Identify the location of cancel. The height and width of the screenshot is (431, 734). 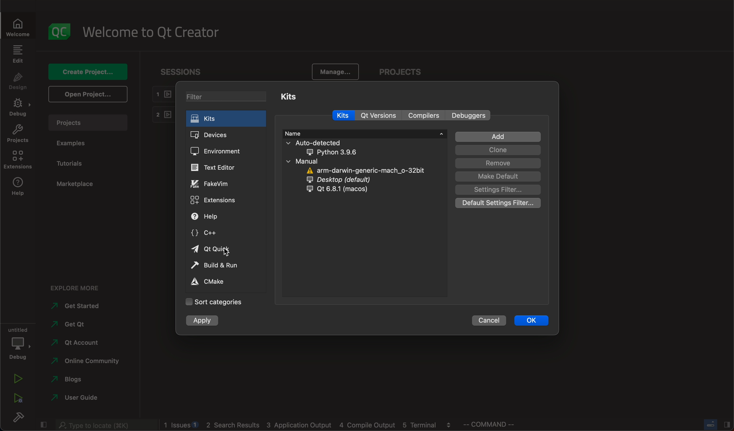
(490, 320).